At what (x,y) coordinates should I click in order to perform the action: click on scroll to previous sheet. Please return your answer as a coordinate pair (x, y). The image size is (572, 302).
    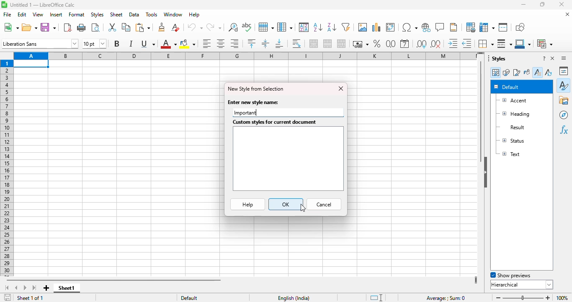
    Looking at the image, I should click on (16, 288).